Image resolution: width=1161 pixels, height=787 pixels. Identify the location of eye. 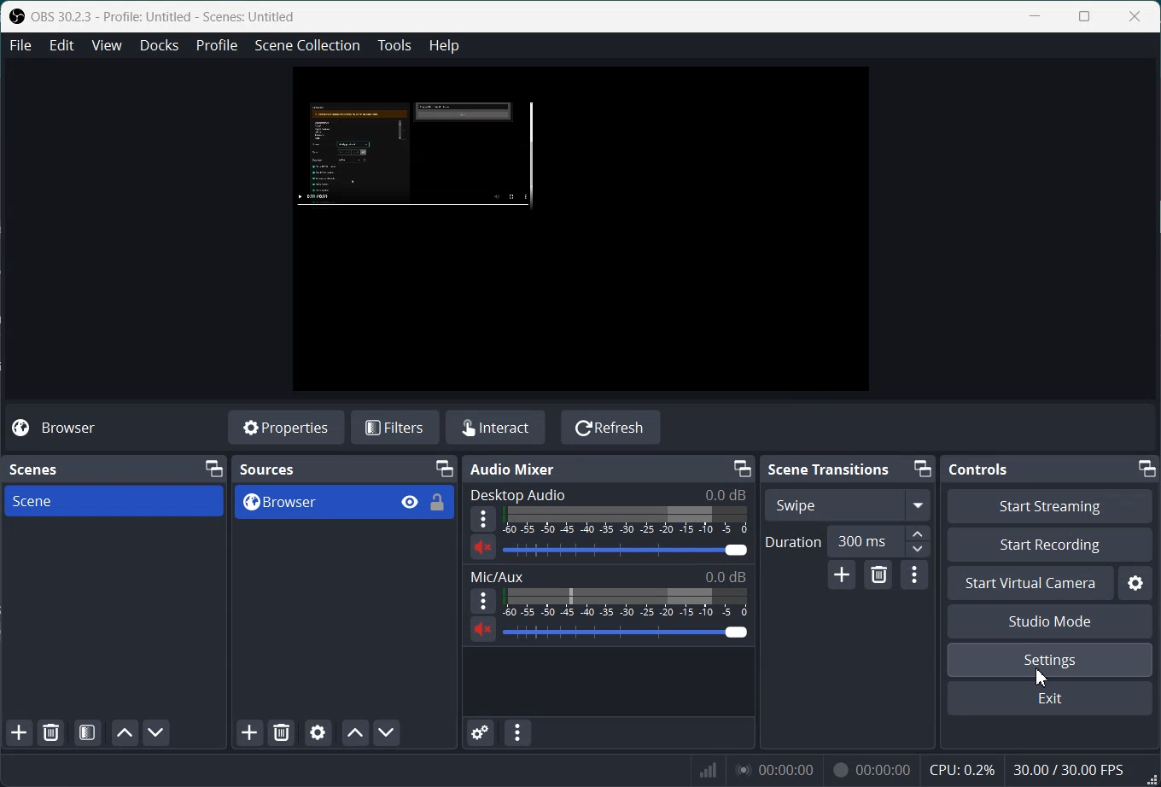
(411, 501).